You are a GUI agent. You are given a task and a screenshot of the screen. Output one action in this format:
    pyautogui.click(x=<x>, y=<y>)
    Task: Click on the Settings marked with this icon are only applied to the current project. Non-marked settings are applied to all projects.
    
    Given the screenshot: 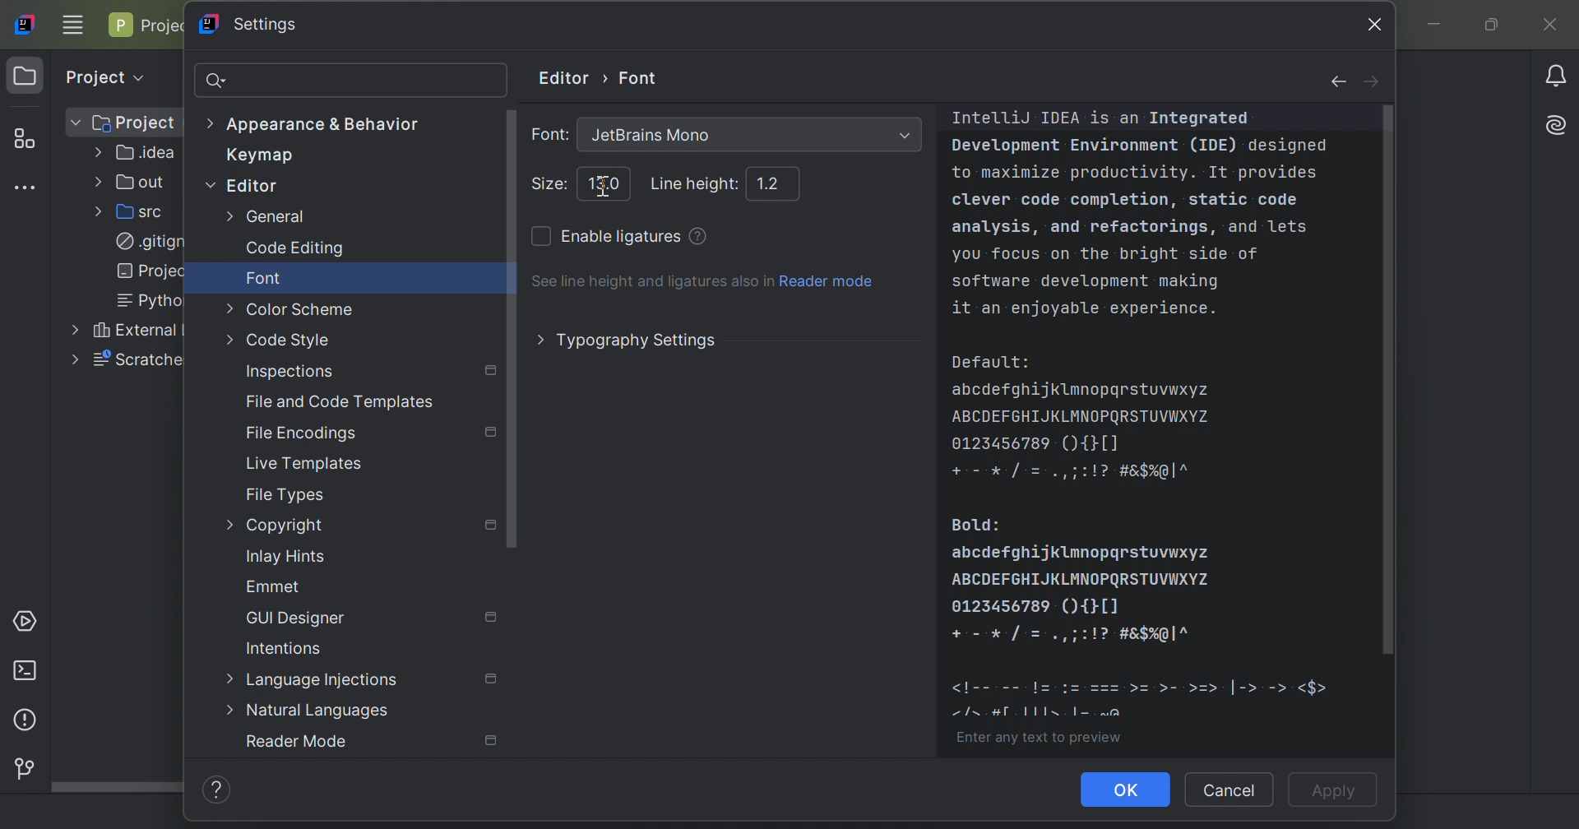 What is the action you would take?
    pyautogui.click(x=493, y=679)
    